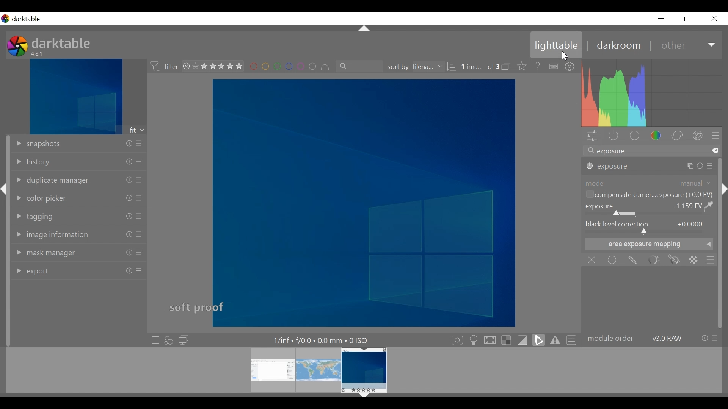 This screenshot has height=409, width=728. Describe the element at coordinates (140, 162) in the screenshot. I see `presets` at that location.